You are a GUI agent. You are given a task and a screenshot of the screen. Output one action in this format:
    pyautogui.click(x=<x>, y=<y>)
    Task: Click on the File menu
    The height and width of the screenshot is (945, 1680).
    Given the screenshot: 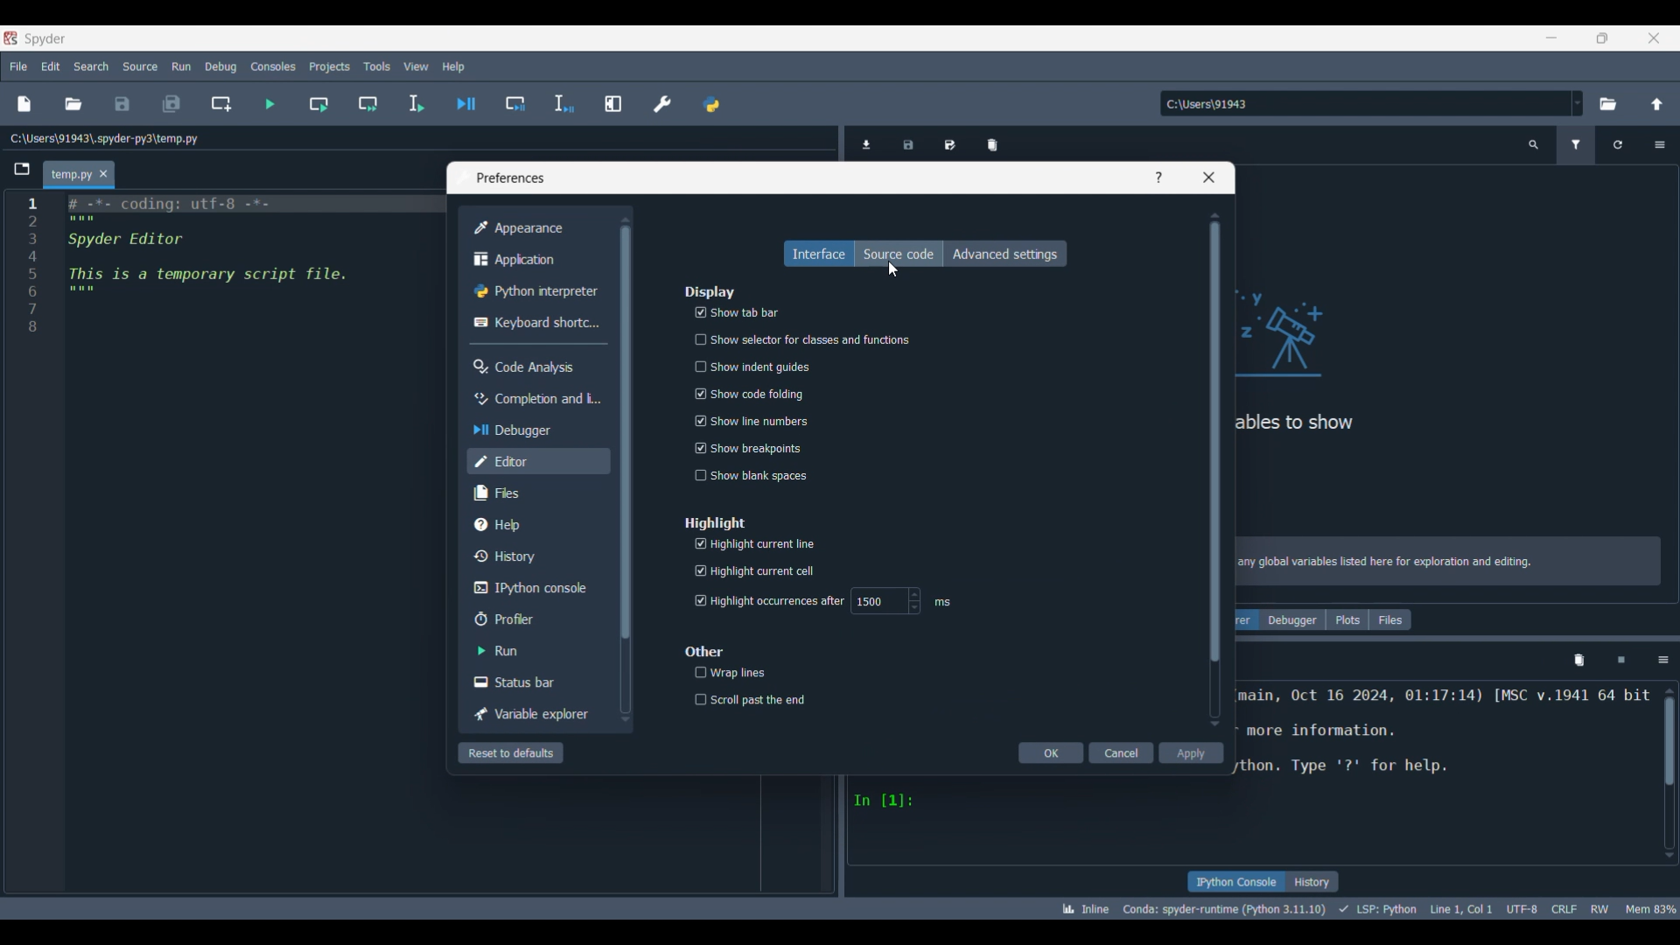 What is the action you would take?
    pyautogui.click(x=18, y=66)
    